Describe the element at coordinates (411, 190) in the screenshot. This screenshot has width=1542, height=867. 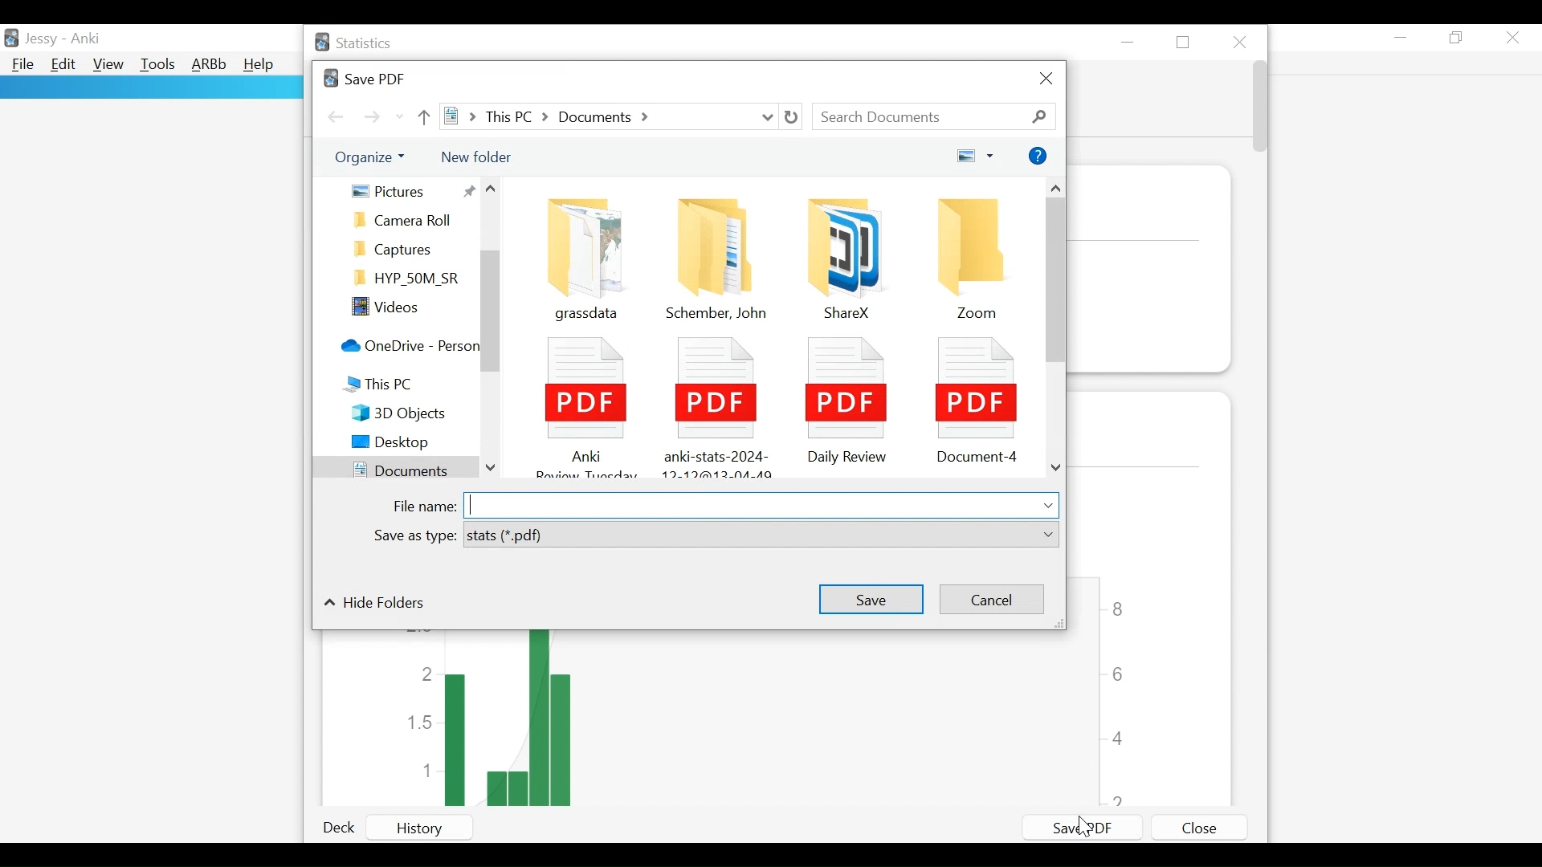
I see `Picturees` at that location.